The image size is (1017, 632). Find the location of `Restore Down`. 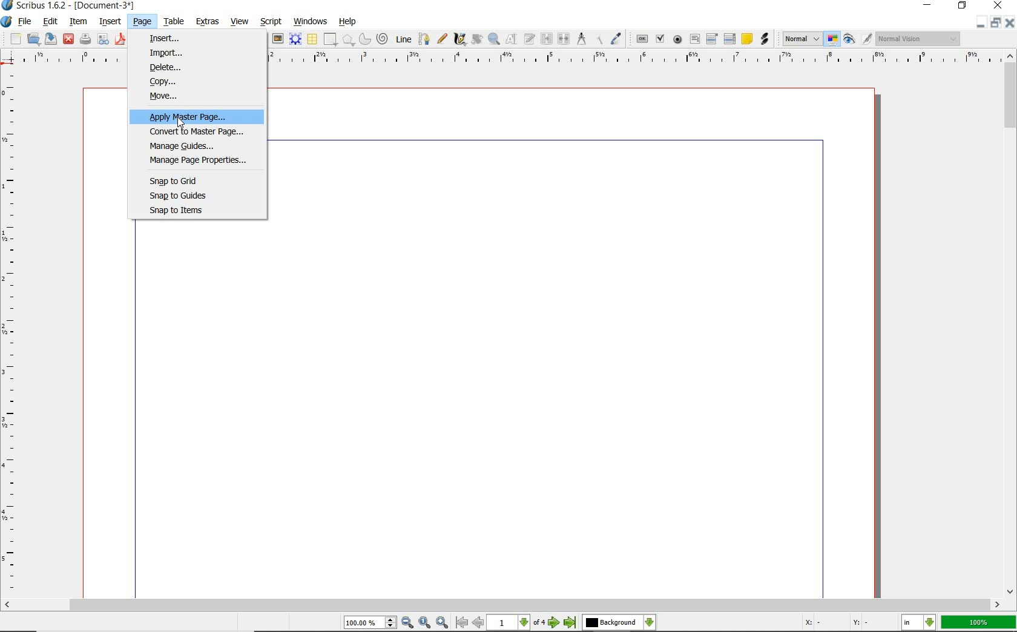

Restore Down is located at coordinates (980, 24).